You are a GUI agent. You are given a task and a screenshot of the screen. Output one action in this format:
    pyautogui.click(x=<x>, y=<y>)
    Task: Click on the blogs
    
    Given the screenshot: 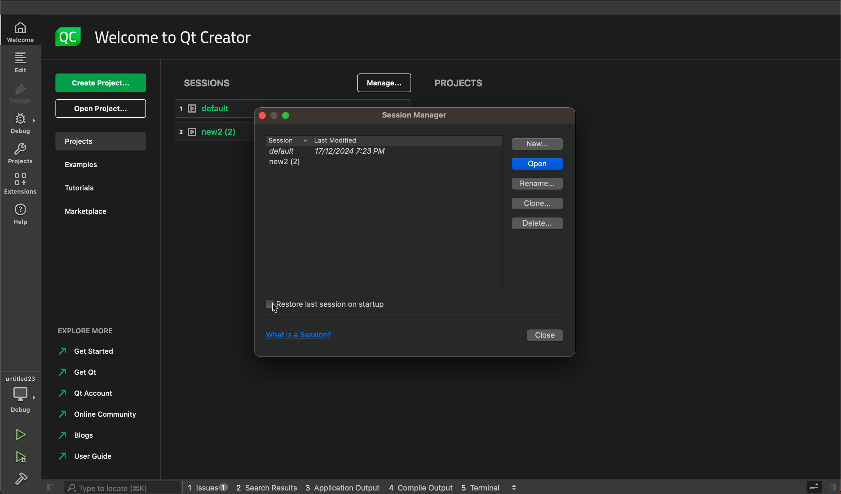 What is the action you would take?
    pyautogui.click(x=78, y=435)
    